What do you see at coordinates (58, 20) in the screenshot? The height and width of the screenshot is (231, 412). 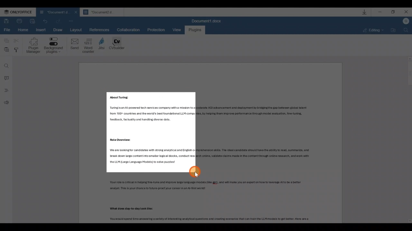 I see `Undo` at bounding box center [58, 20].